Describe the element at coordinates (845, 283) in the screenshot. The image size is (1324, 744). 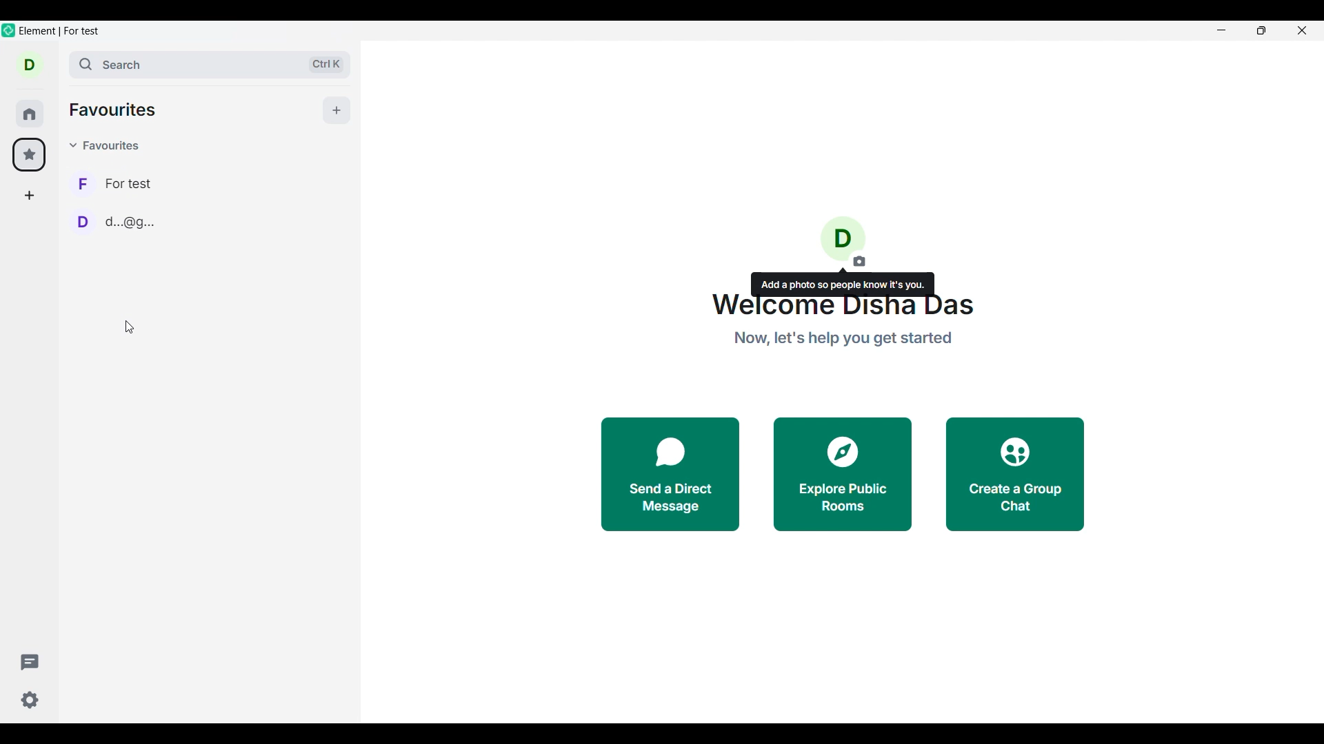
I see `add a photo so people know it's you` at that location.